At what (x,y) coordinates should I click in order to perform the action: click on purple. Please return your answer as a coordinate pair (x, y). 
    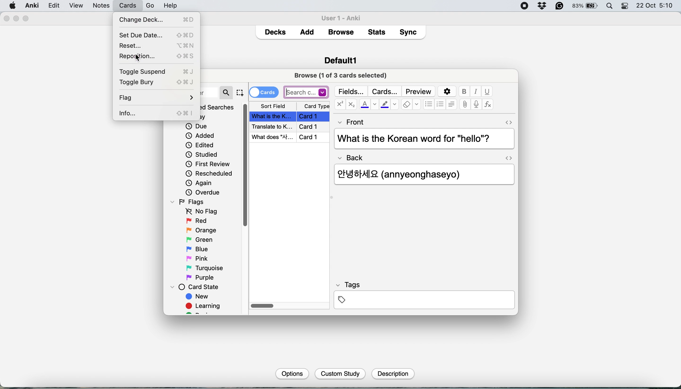
    Looking at the image, I should click on (201, 278).